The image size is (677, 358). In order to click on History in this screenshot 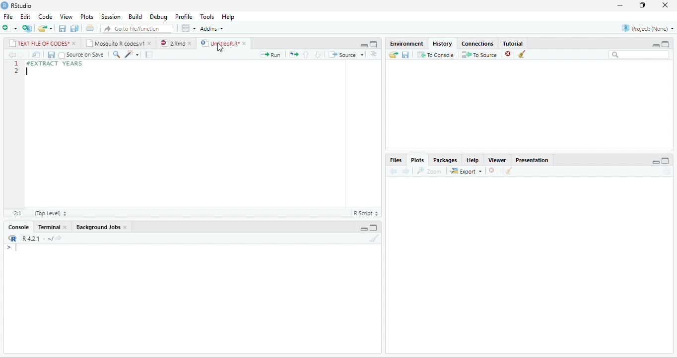, I will do `click(442, 44)`.